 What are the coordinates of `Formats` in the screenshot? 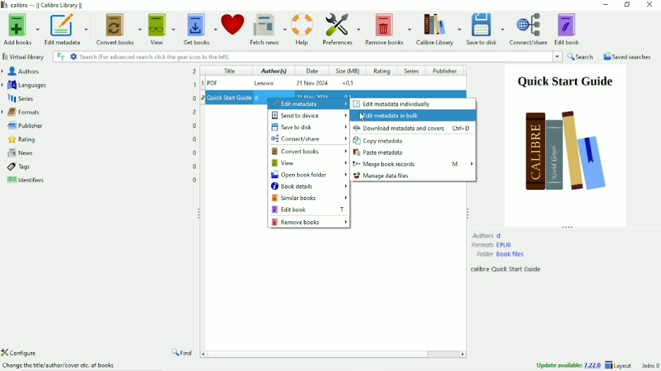 It's located at (99, 111).